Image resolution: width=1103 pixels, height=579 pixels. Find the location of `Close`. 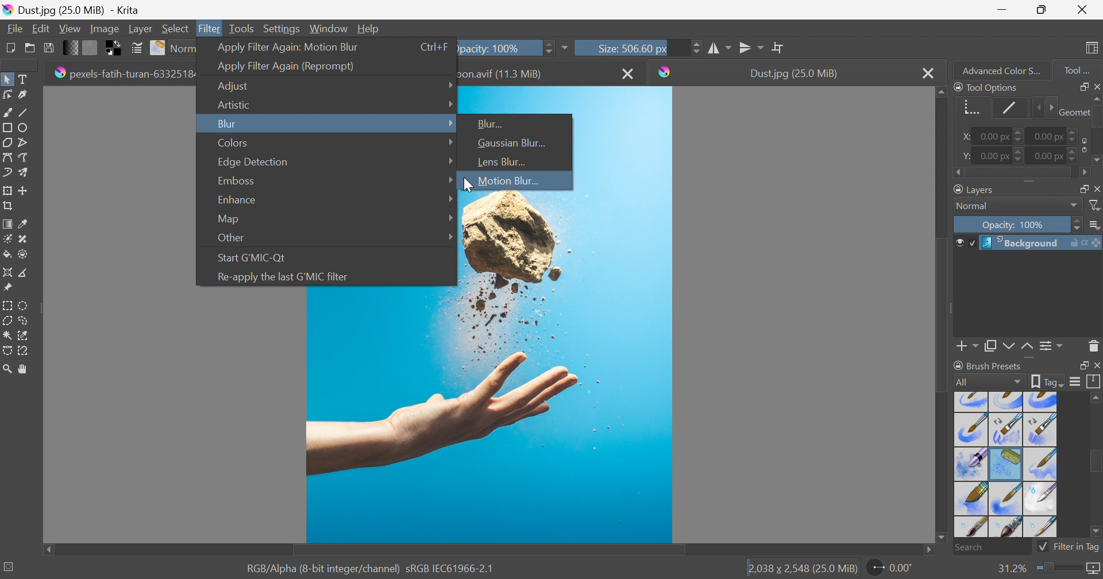

Close is located at coordinates (1096, 366).